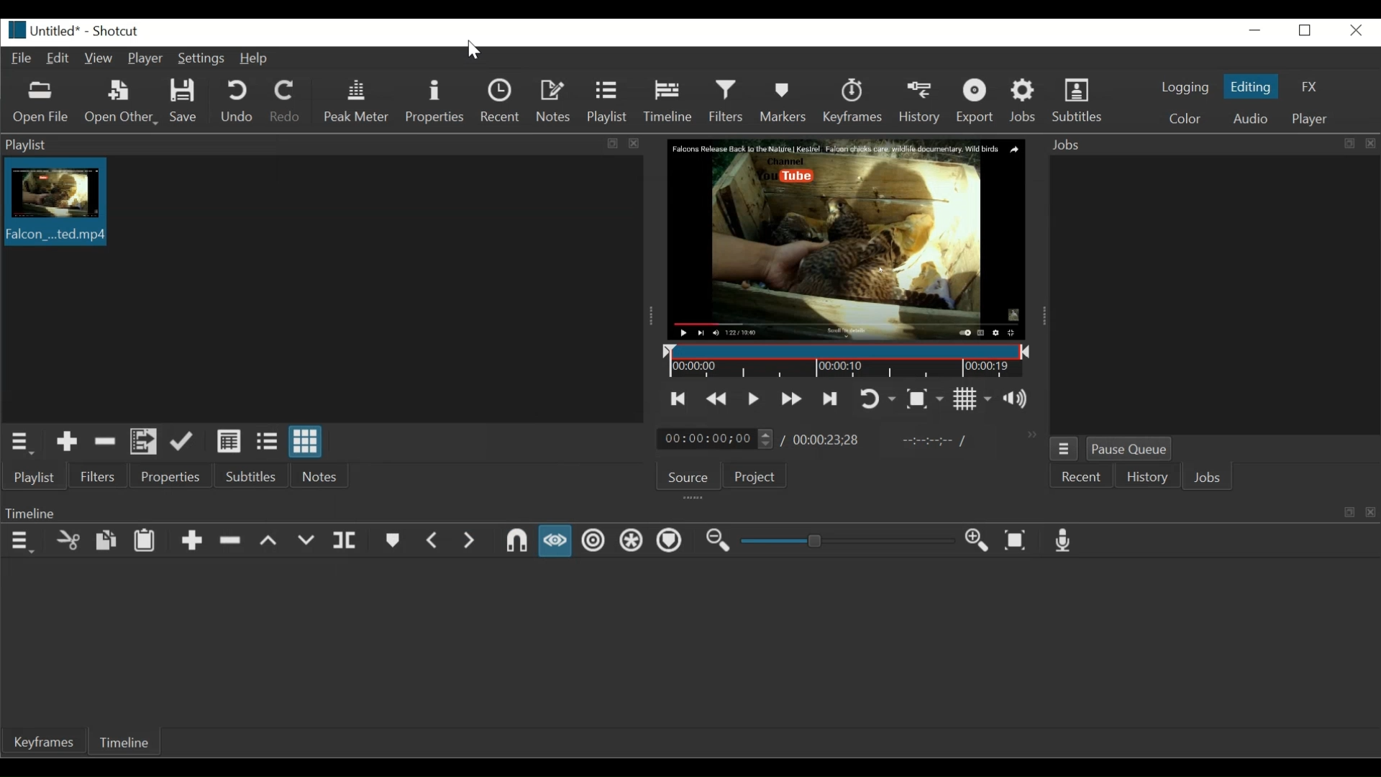 This screenshot has width=1381, height=777. Describe the element at coordinates (1255, 31) in the screenshot. I see `minimize` at that location.